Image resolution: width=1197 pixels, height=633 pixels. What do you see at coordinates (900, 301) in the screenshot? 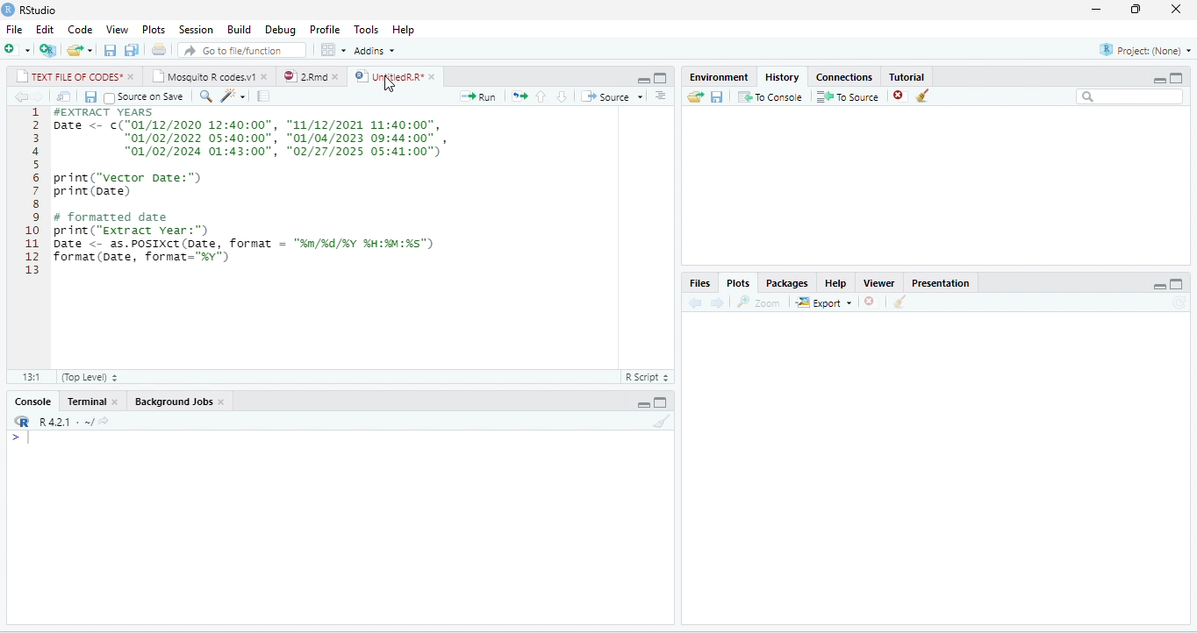
I see `clear` at bounding box center [900, 301].